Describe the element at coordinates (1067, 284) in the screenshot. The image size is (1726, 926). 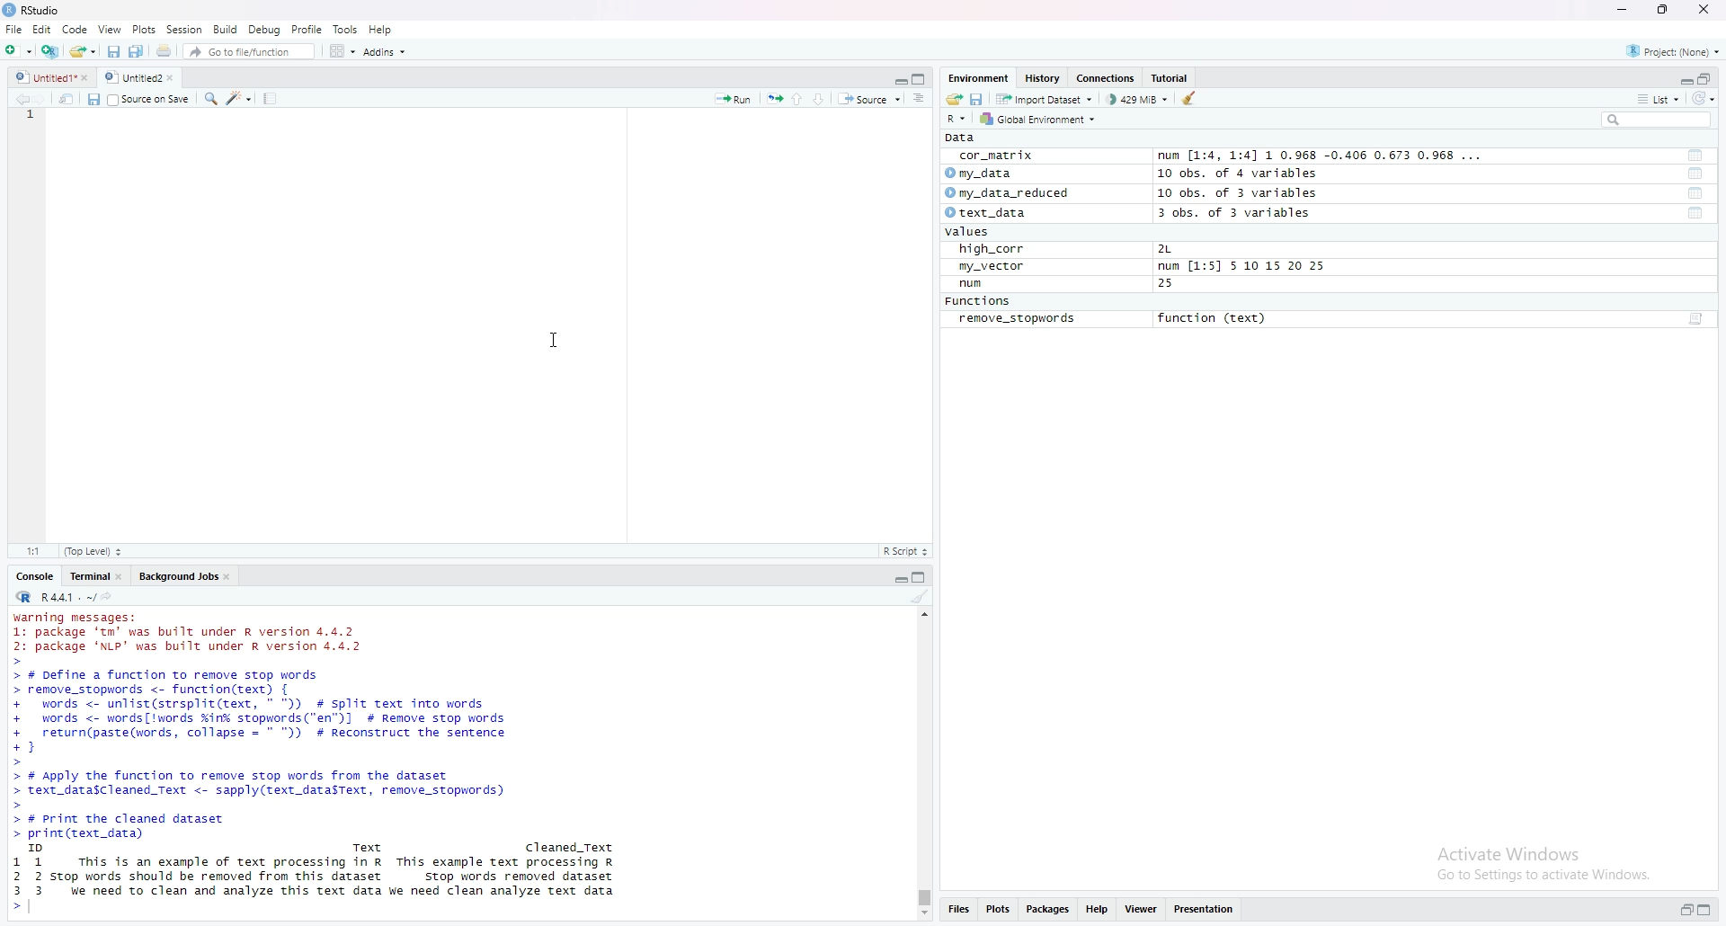
I see `num 25` at that location.